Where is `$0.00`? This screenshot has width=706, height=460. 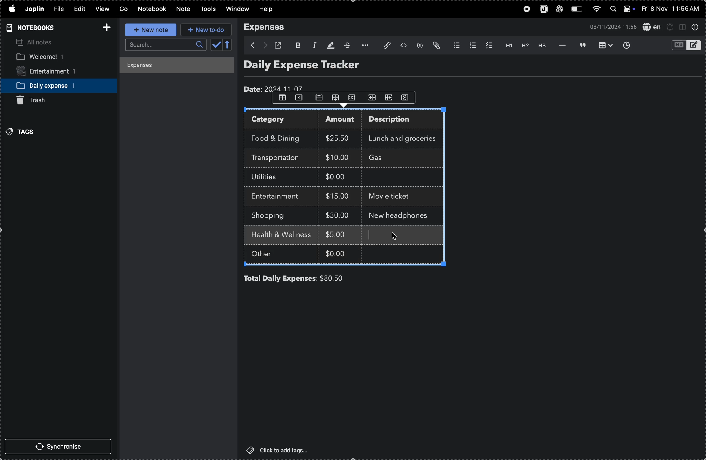
$0.00 is located at coordinates (337, 253).